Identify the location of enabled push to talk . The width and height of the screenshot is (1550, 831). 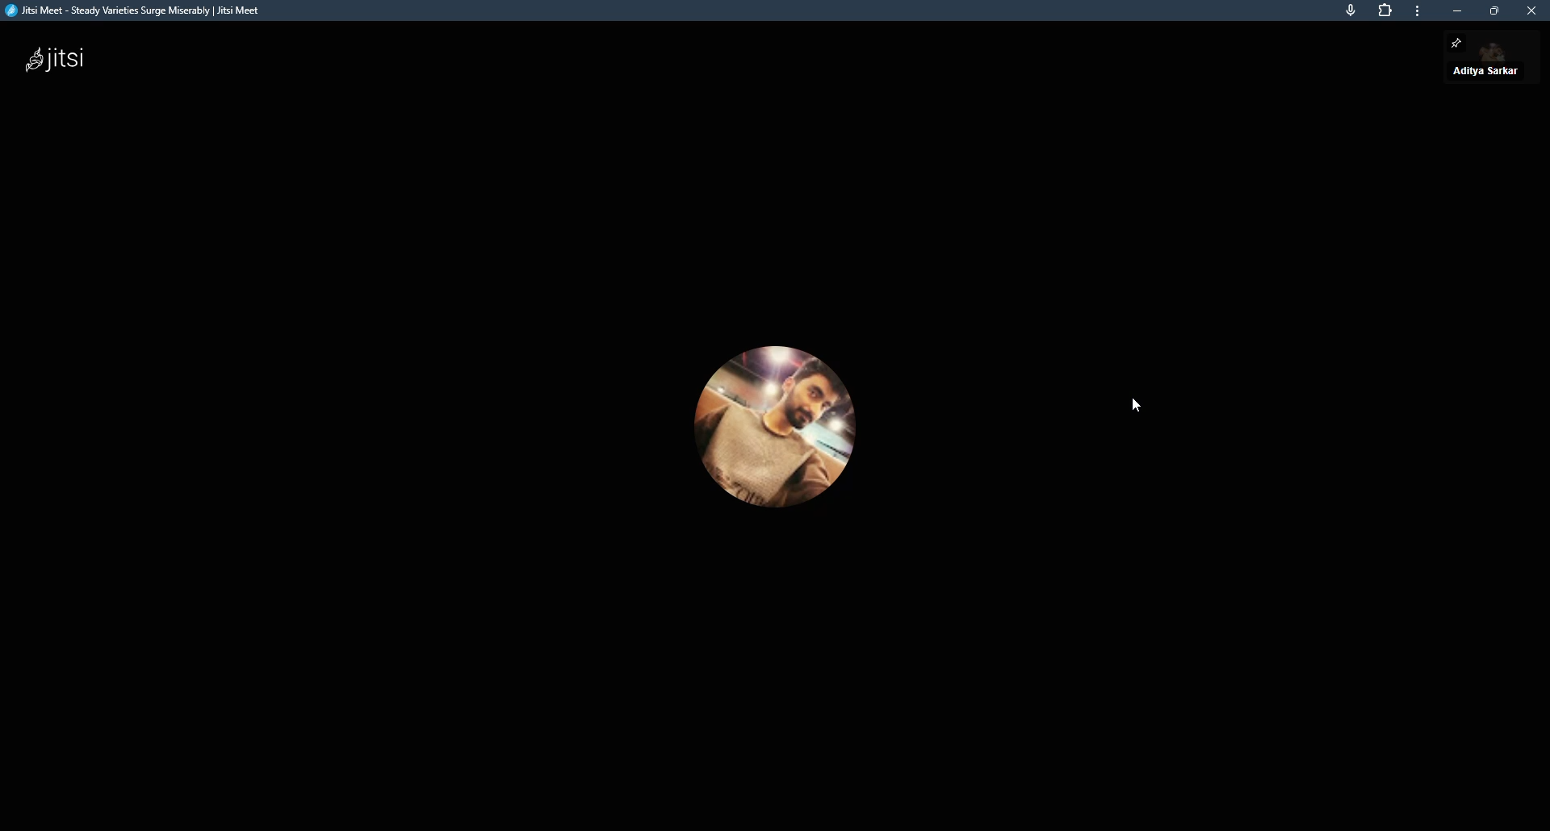
(1485, 69).